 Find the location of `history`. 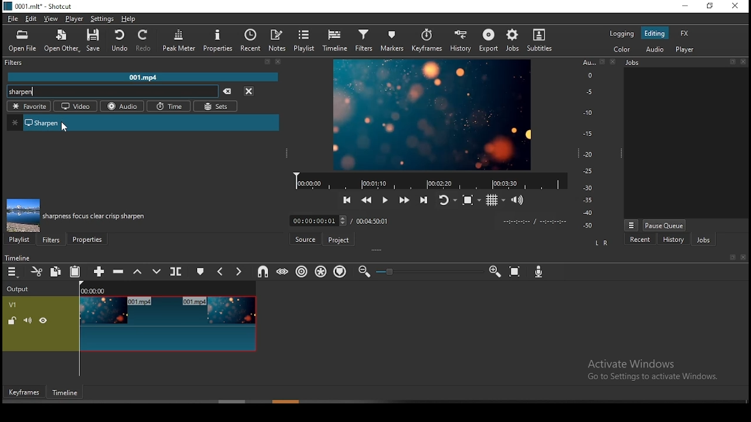

history is located at coordinates (675, 239).